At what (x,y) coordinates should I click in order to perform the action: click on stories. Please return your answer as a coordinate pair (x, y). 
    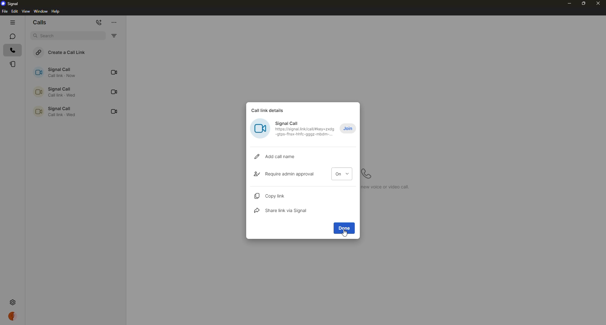
    Looking at the image, I should click on (13, 65).